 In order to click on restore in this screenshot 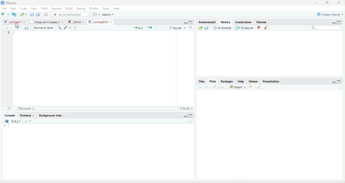, I will do `click(327, 3)`.